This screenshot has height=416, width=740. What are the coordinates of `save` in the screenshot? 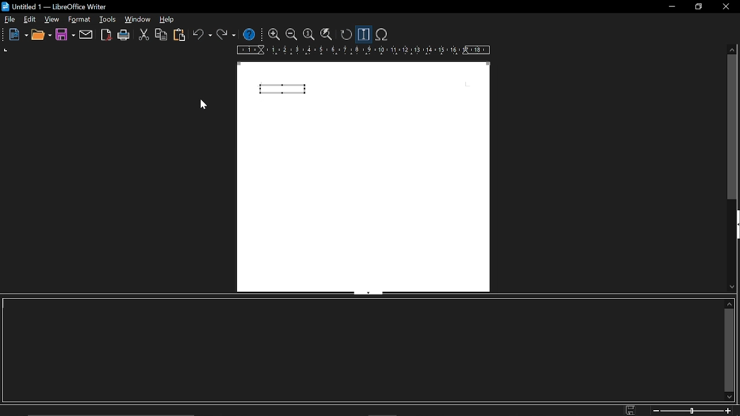 It's located at (632, 410).